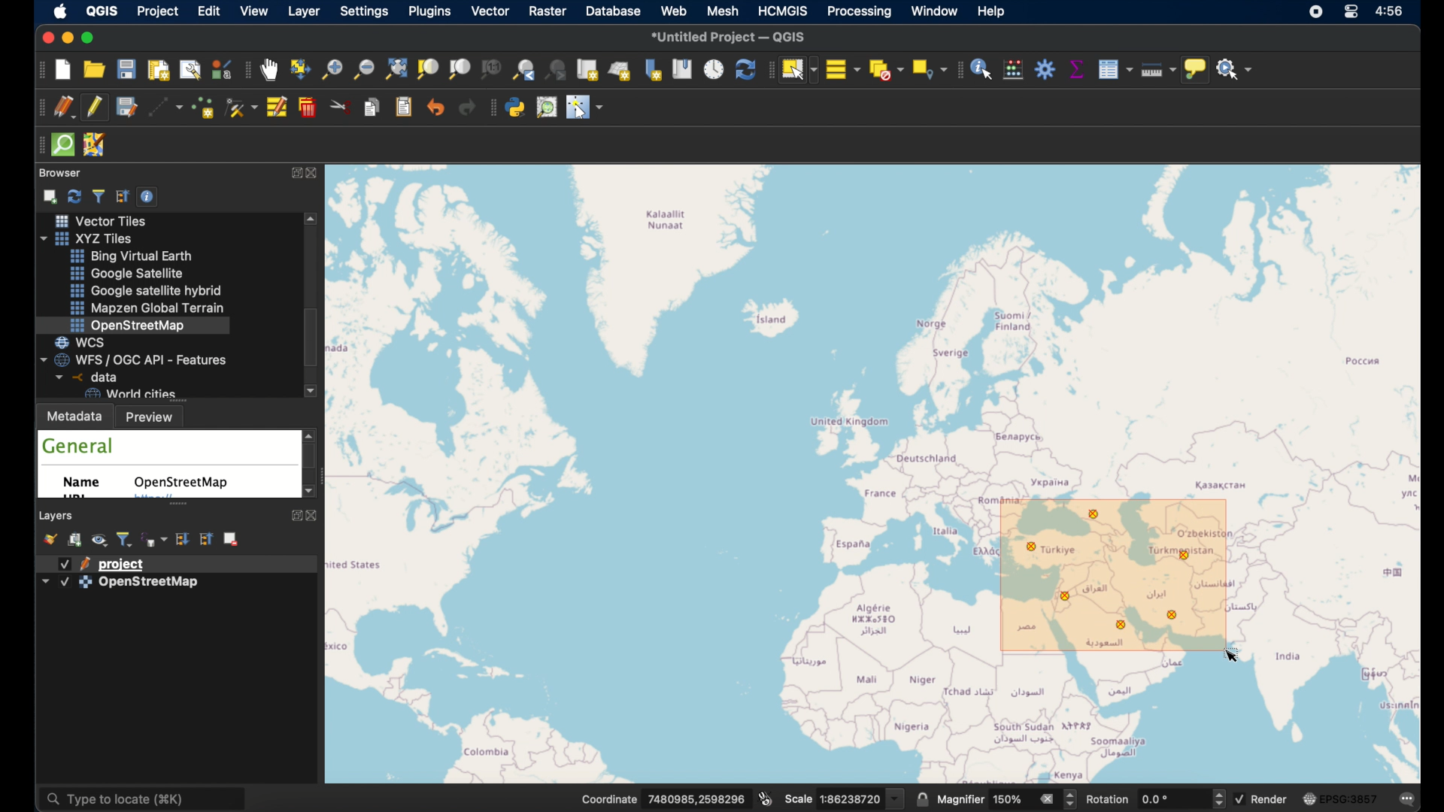 This screenshot has height=812, width=1444. Describe the element at coordinates (744, 69) in the screenshot. I see `refresh` at that location.